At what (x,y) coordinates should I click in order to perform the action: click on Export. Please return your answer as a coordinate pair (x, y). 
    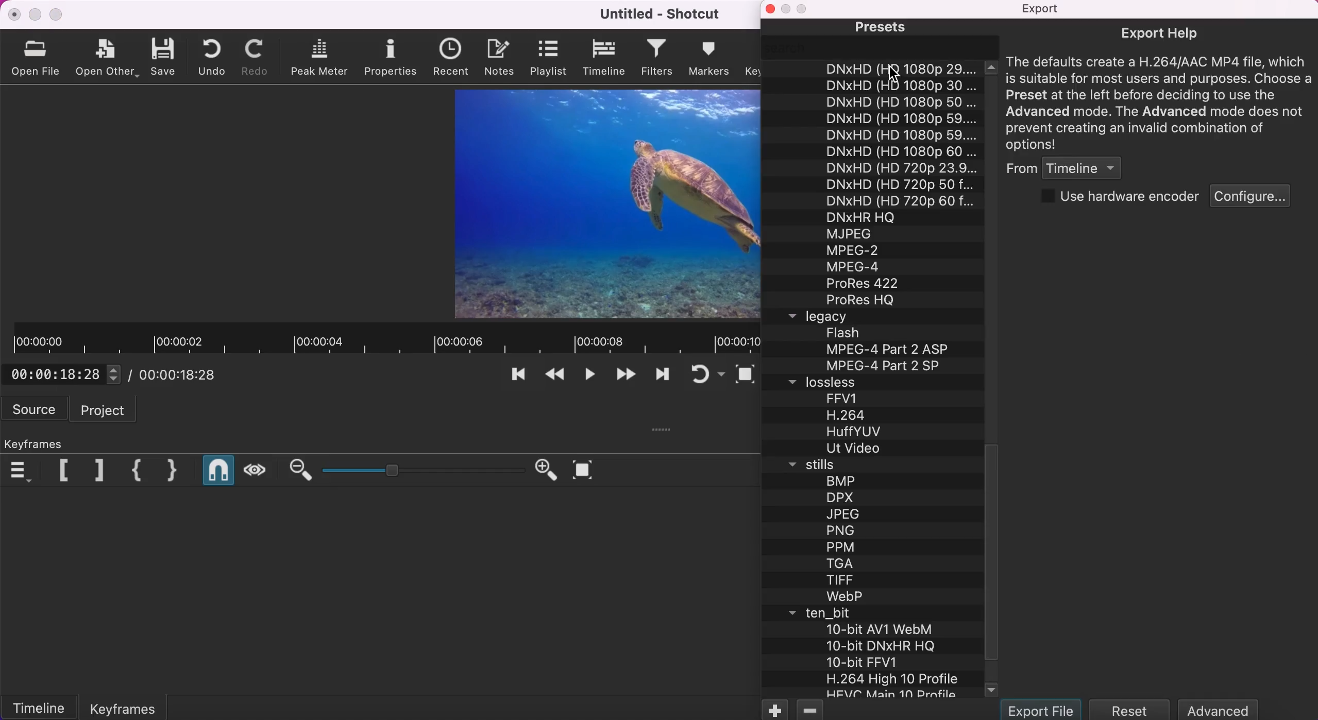
    Looking at the image, I should click on (1041, 9).